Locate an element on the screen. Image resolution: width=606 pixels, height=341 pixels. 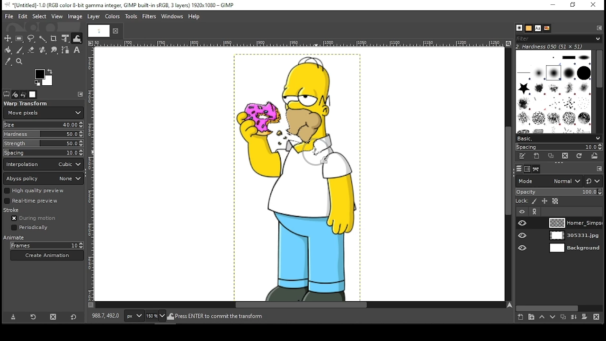
painbucket tool is located at coordinates (8, 50).